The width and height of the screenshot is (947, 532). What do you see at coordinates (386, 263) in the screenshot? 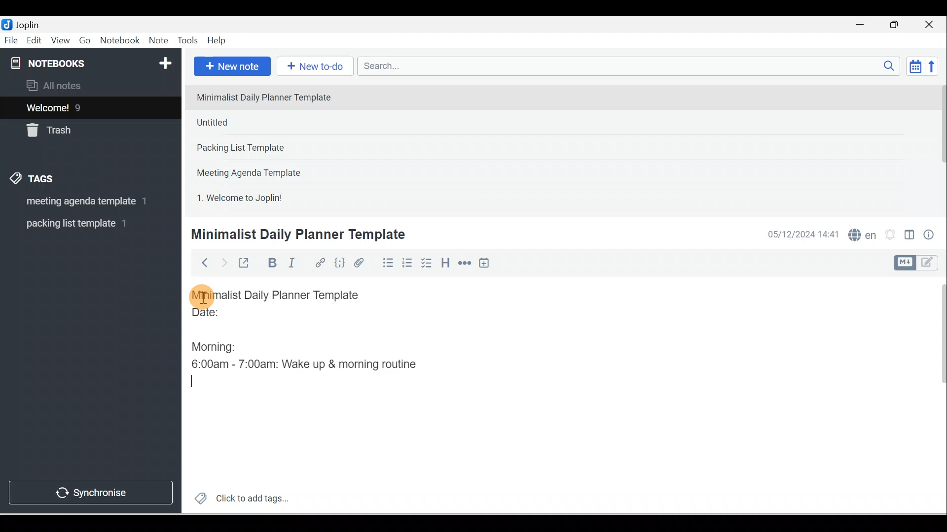
I see `Bulleted list` at bounding box center [386, 263].